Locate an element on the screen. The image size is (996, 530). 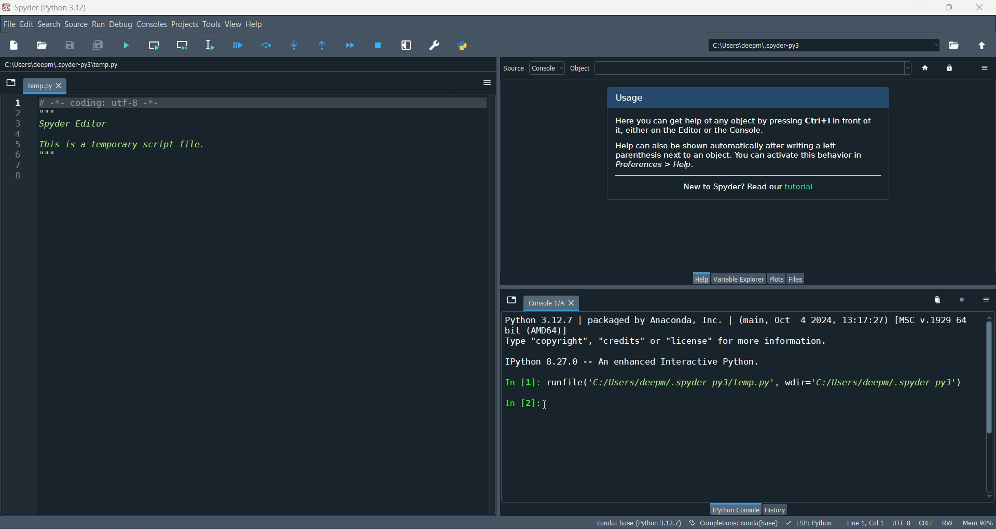
new is located at coordinates (14, 46).